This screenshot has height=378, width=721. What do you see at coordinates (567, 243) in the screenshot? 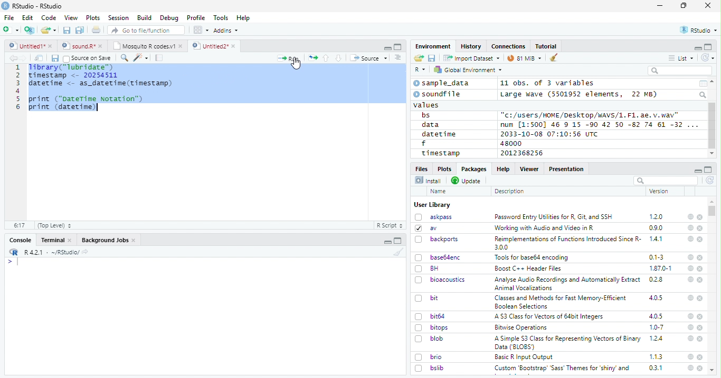
I see `Reimplementations of Functions Introduced Since R-
300` at bounding box center [567, 243].